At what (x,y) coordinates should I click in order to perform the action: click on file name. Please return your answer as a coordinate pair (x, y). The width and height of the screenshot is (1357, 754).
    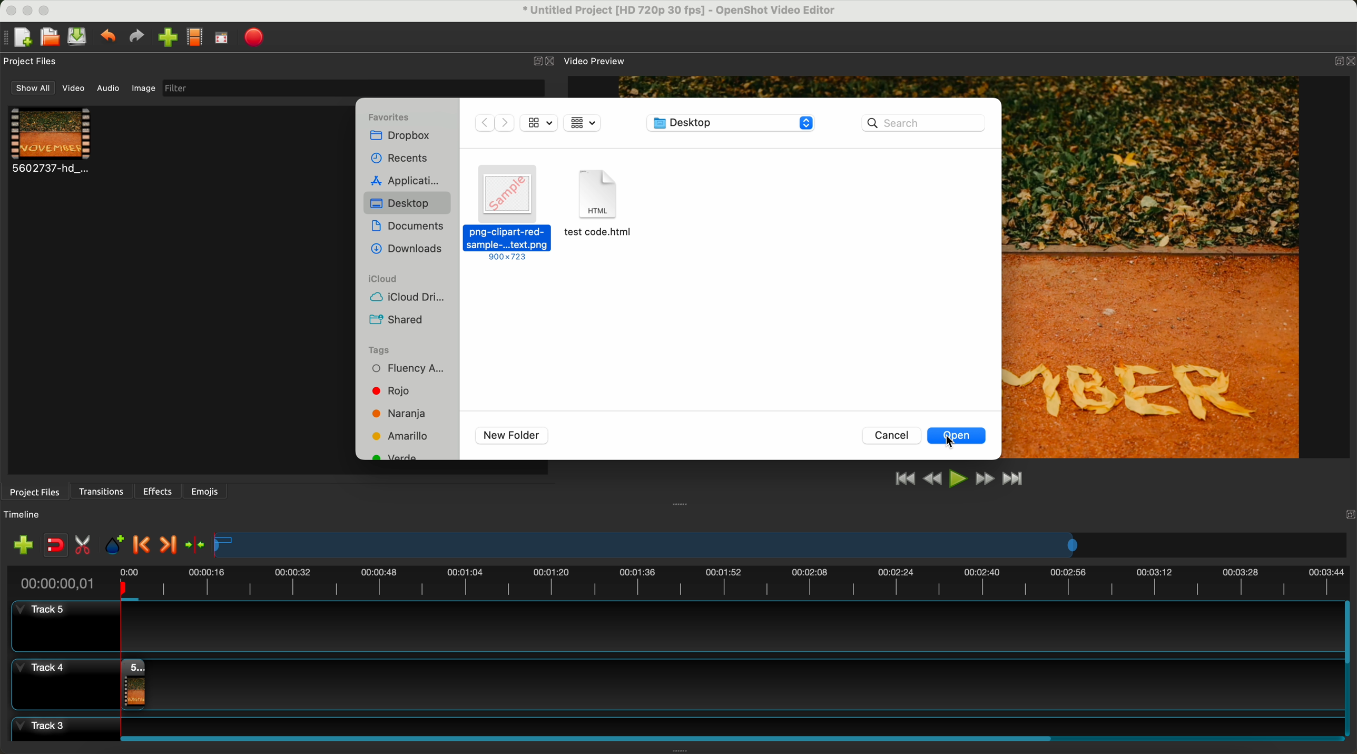
    Looking at the image, I should click on (673, 12).